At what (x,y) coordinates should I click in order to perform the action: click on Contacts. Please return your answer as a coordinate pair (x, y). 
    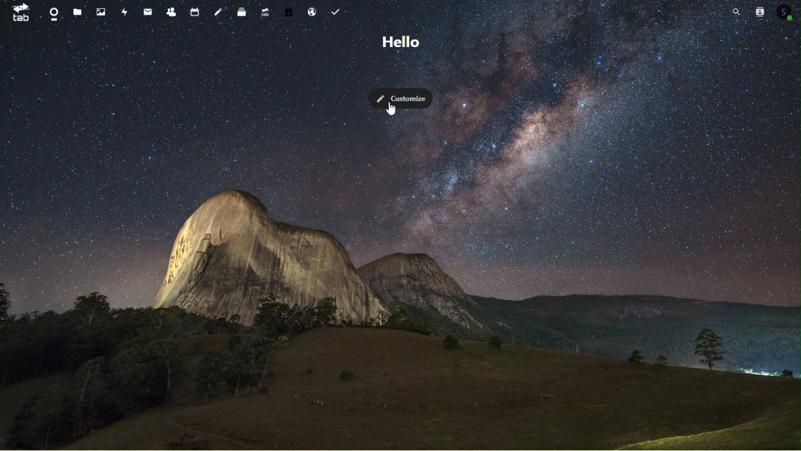
    Looking at the image, I should click on (173, 12).